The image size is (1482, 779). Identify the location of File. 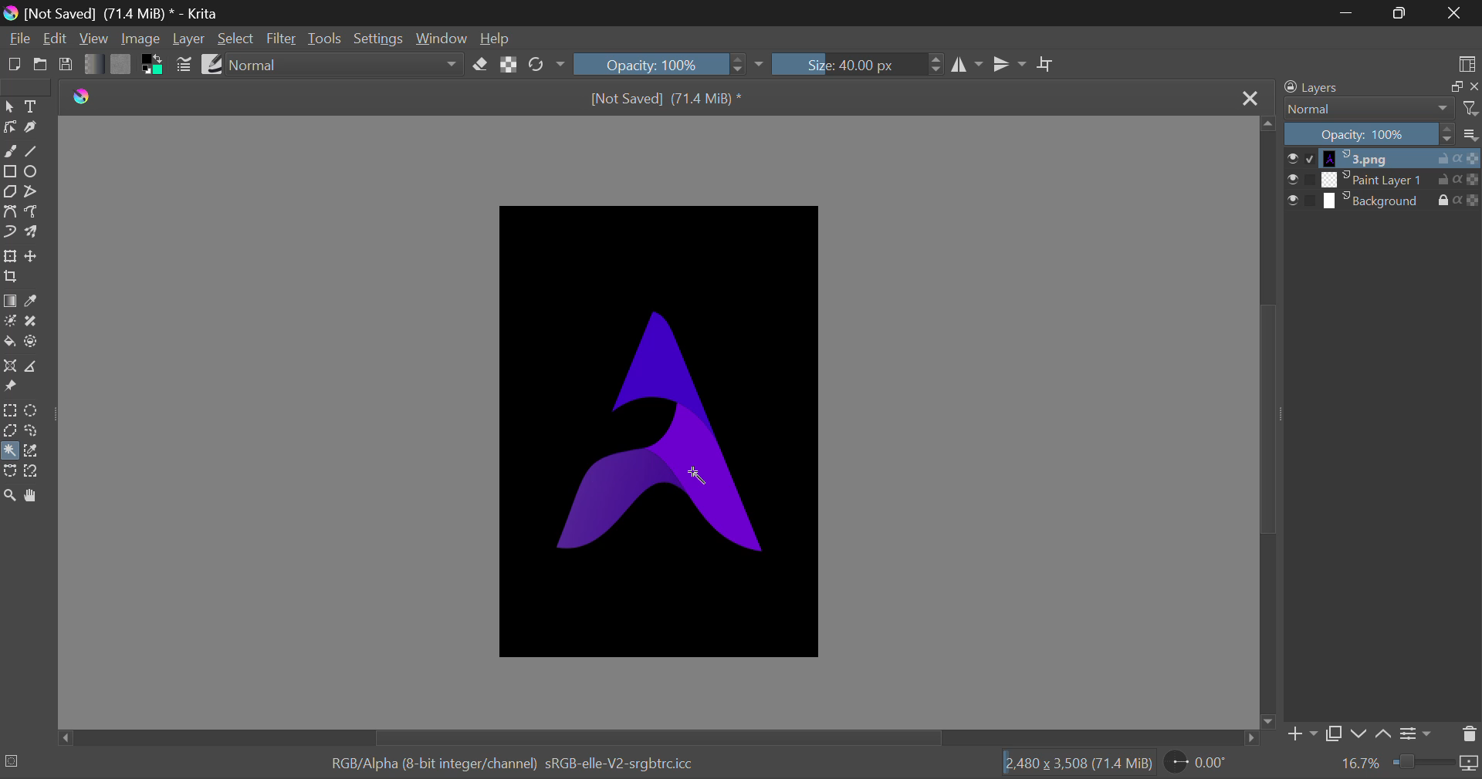
(19, 39).